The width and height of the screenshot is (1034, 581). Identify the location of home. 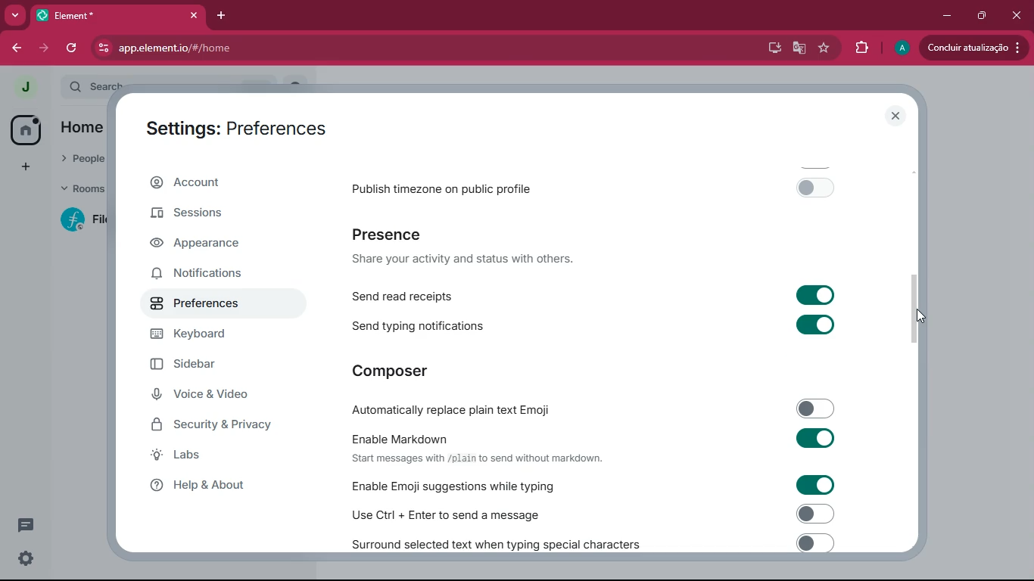
(21, 130).